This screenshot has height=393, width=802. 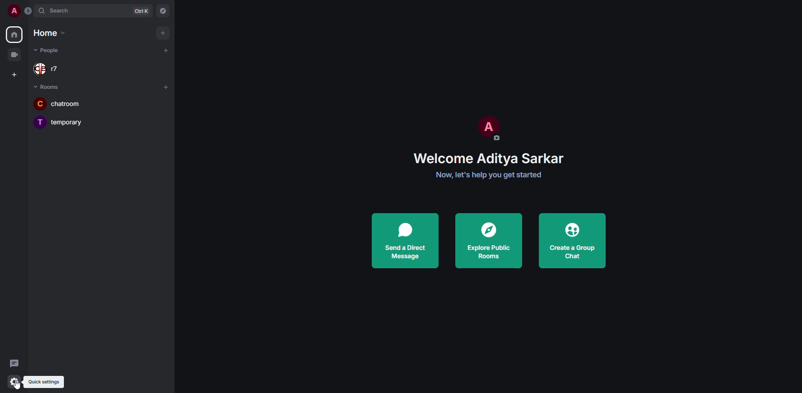 What do you see at coordinates (487, 175) in the screenshot?
I see `get started` at bounding box center [487, 175].